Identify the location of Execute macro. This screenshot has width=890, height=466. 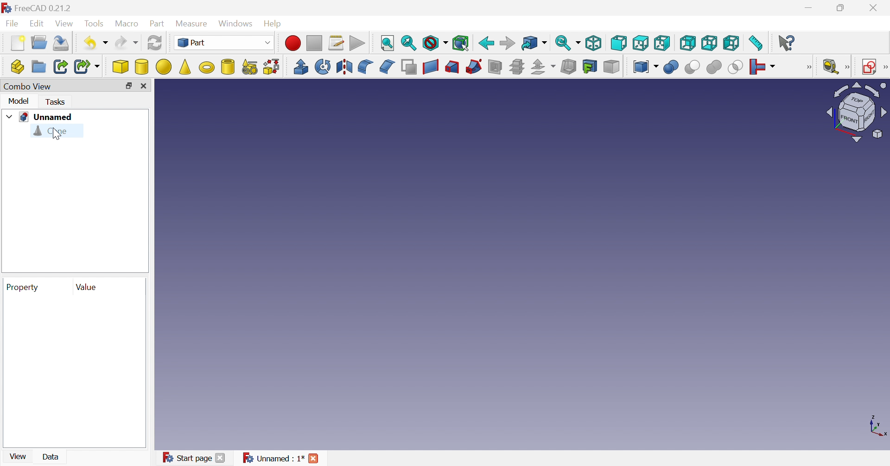
(357, 43).